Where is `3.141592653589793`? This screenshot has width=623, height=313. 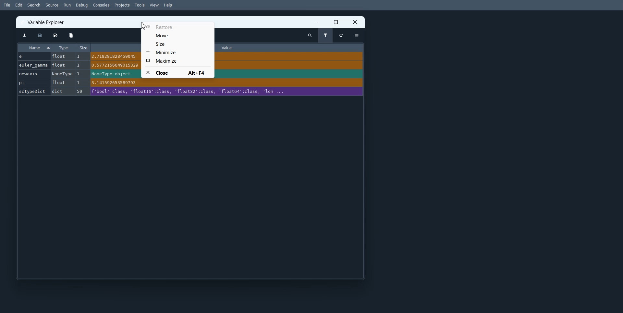 3.141592653589793 is located at coordinates (118, 82).